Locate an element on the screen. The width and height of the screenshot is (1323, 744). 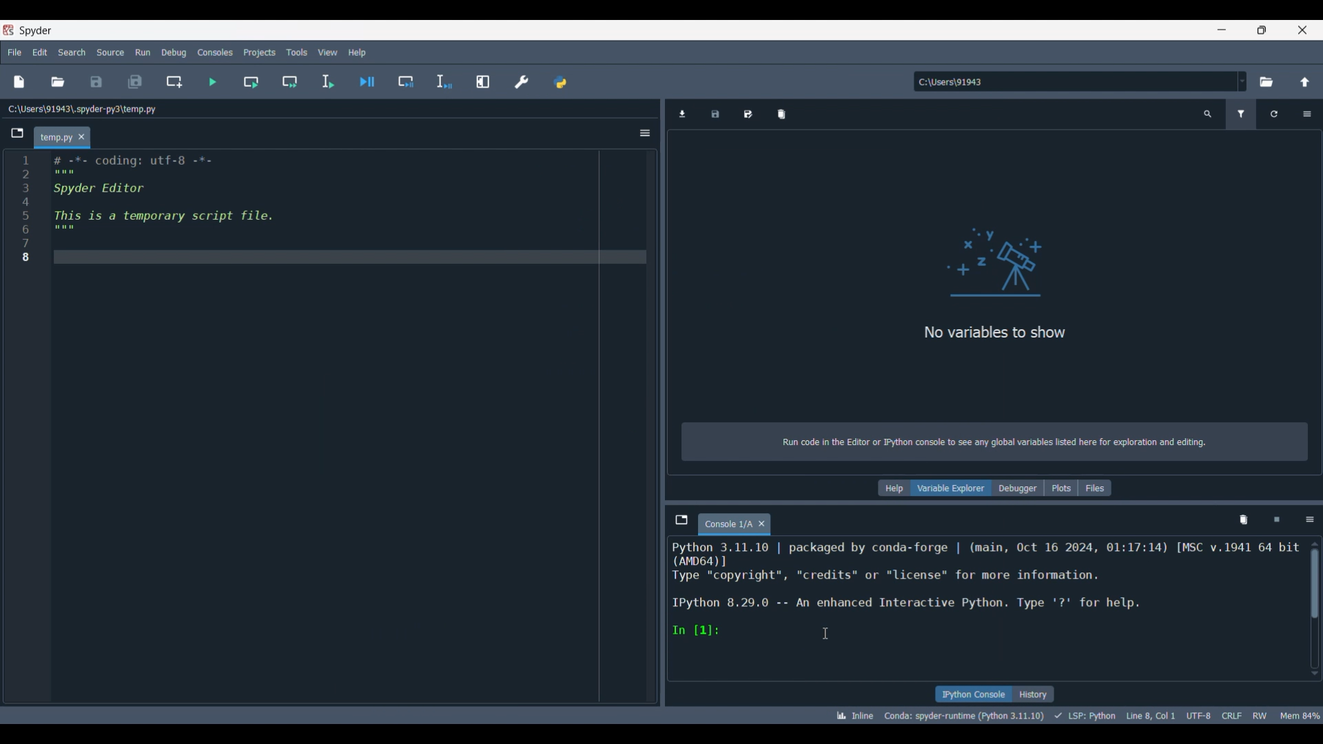
Reload variables is located at coordinates (1273, 114).